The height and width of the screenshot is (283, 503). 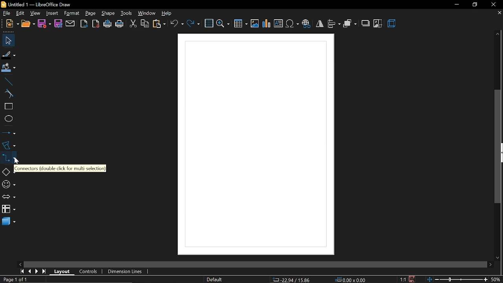 I want to click on current zoom, so click(x=497, y=279).